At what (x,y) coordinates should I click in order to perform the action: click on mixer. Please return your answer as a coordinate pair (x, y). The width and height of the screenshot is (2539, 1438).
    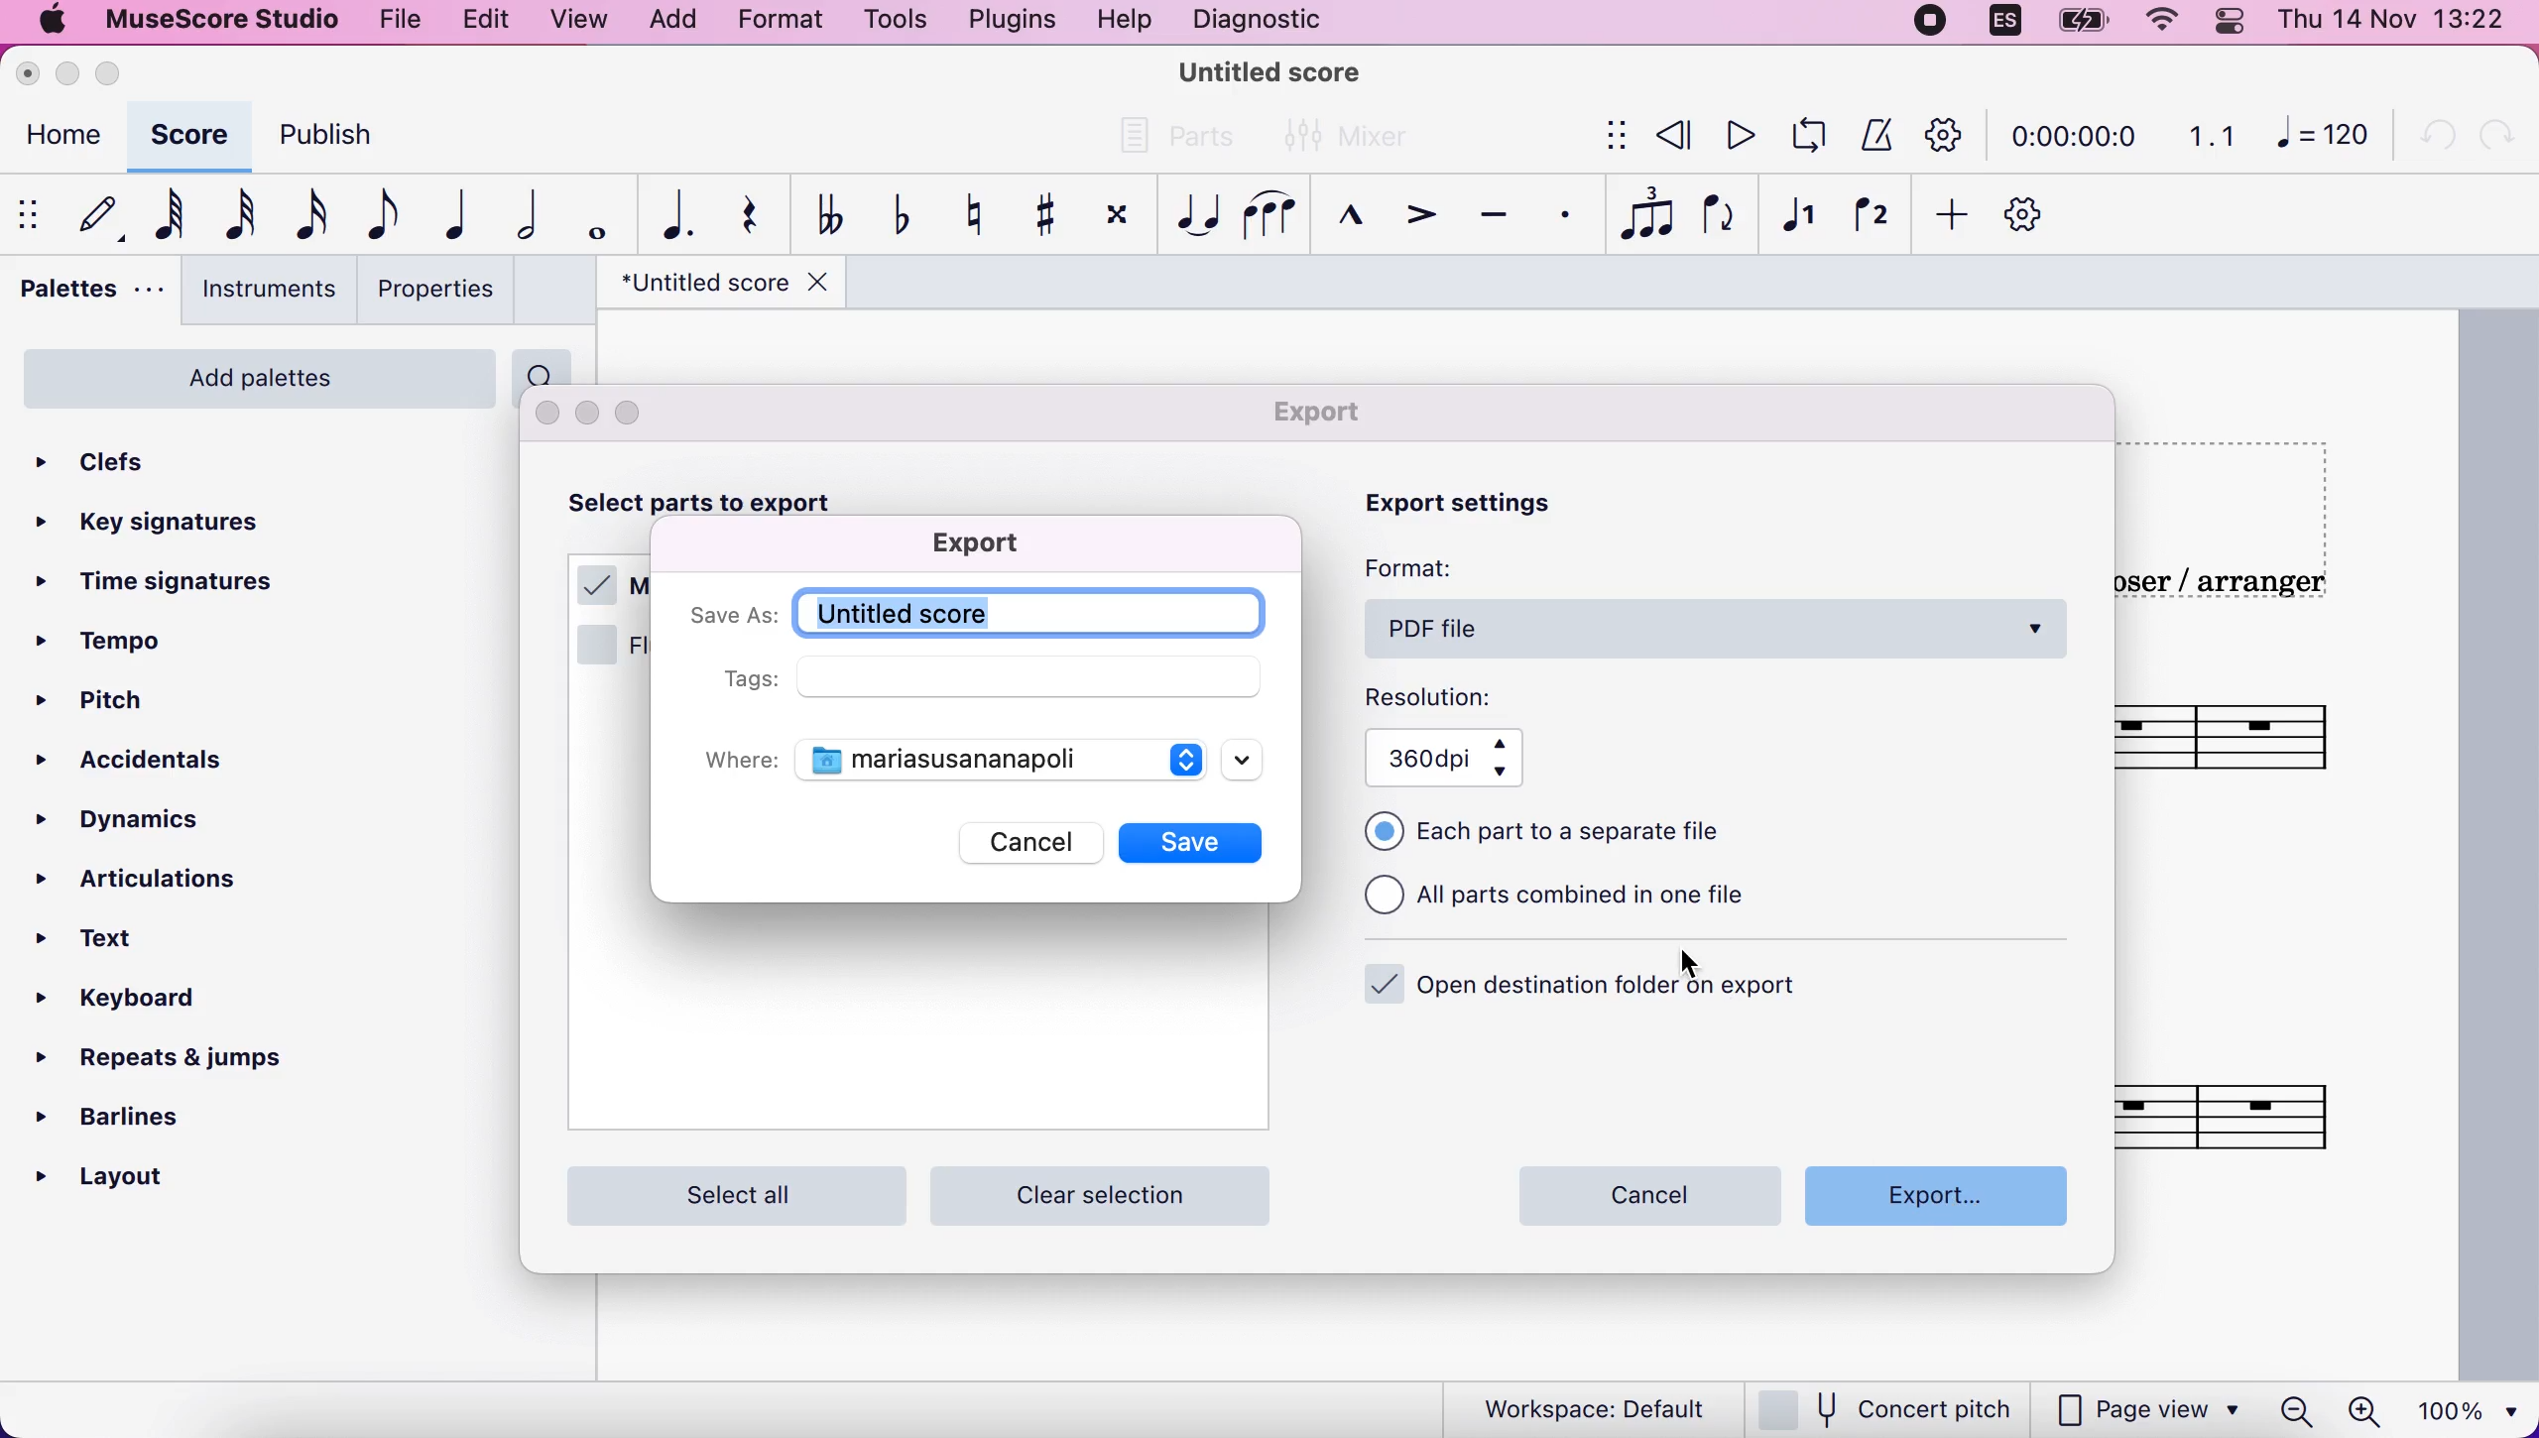
    Looking at the image, I should click on (1357, 134).